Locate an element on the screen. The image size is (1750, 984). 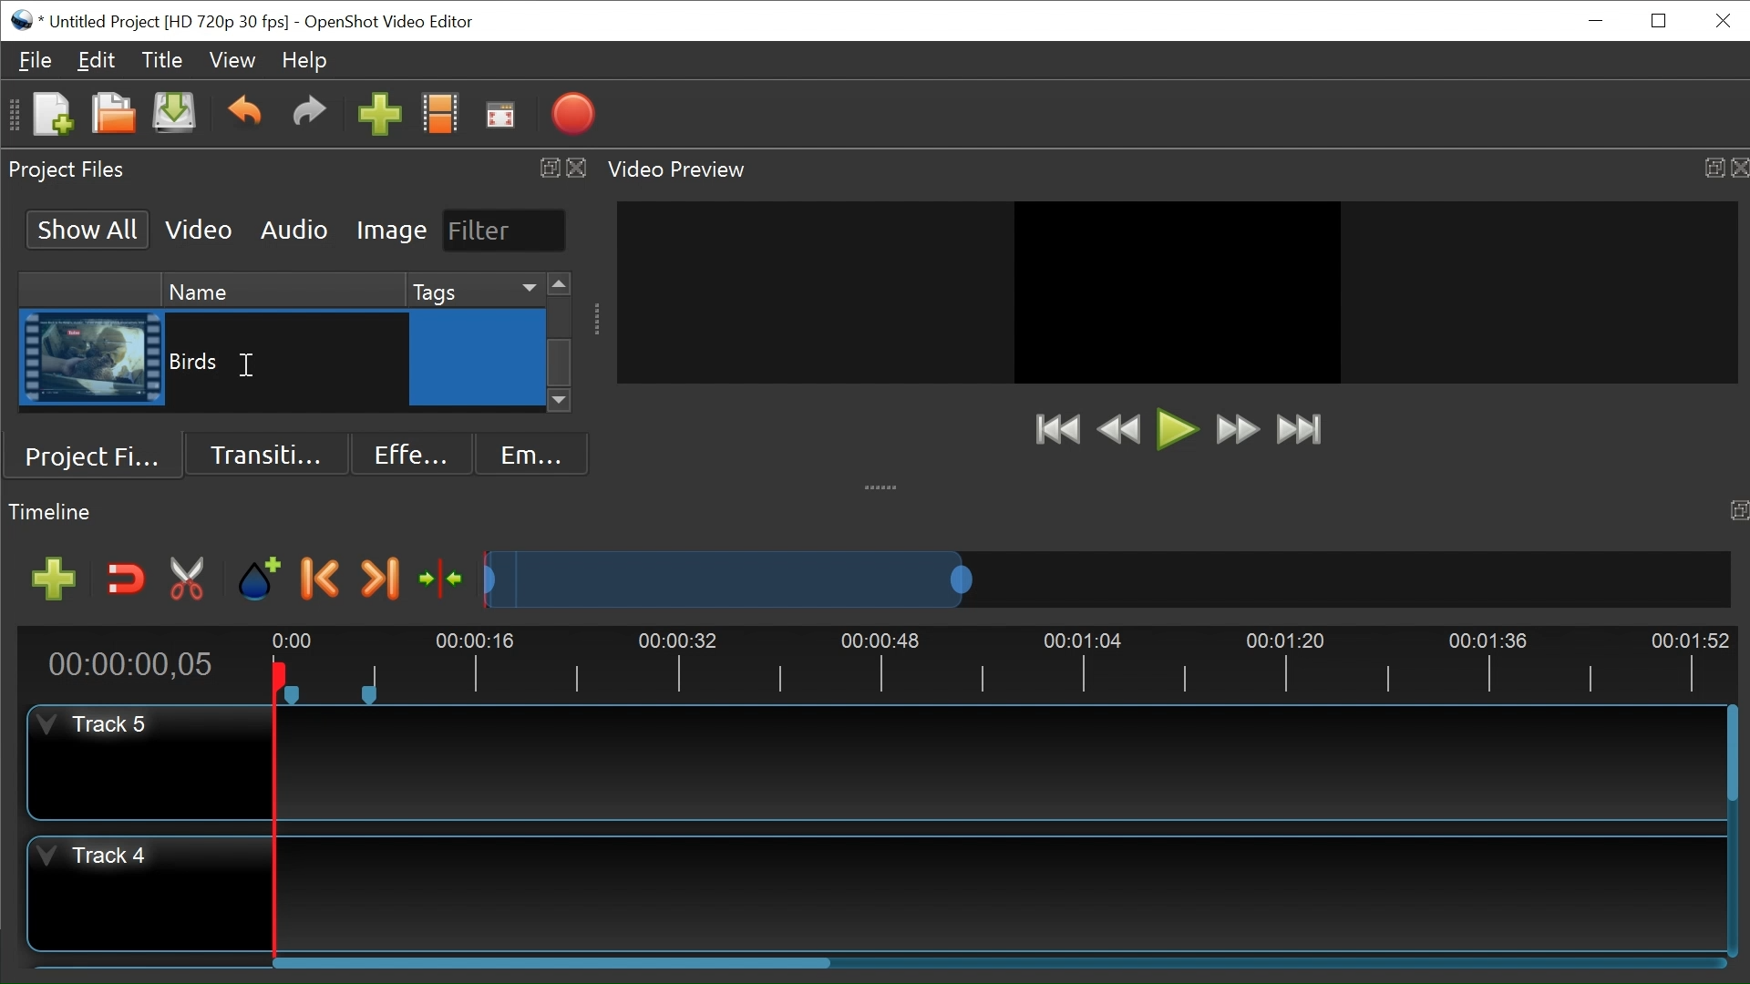
Cursor is located at coordinates (479, 361).